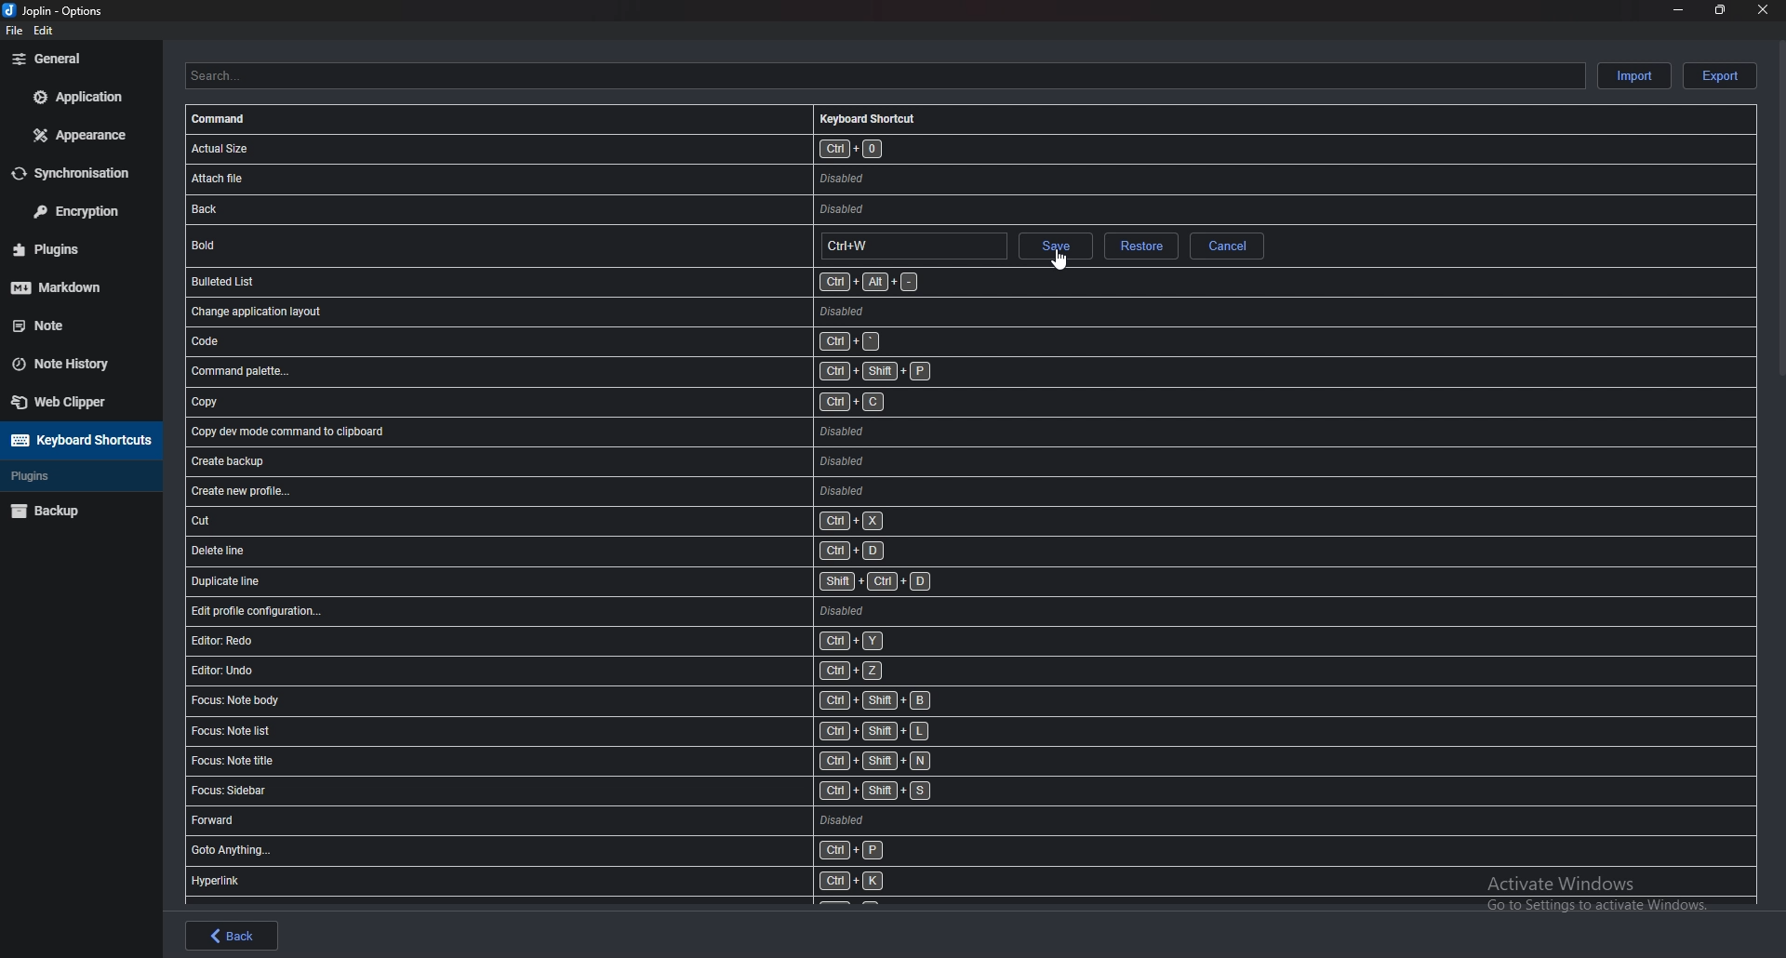 The height and width of the screenshot is (958, 1786). Describe the element at coordinates (41, 30) in the screenshot. I see `edit` at that location.